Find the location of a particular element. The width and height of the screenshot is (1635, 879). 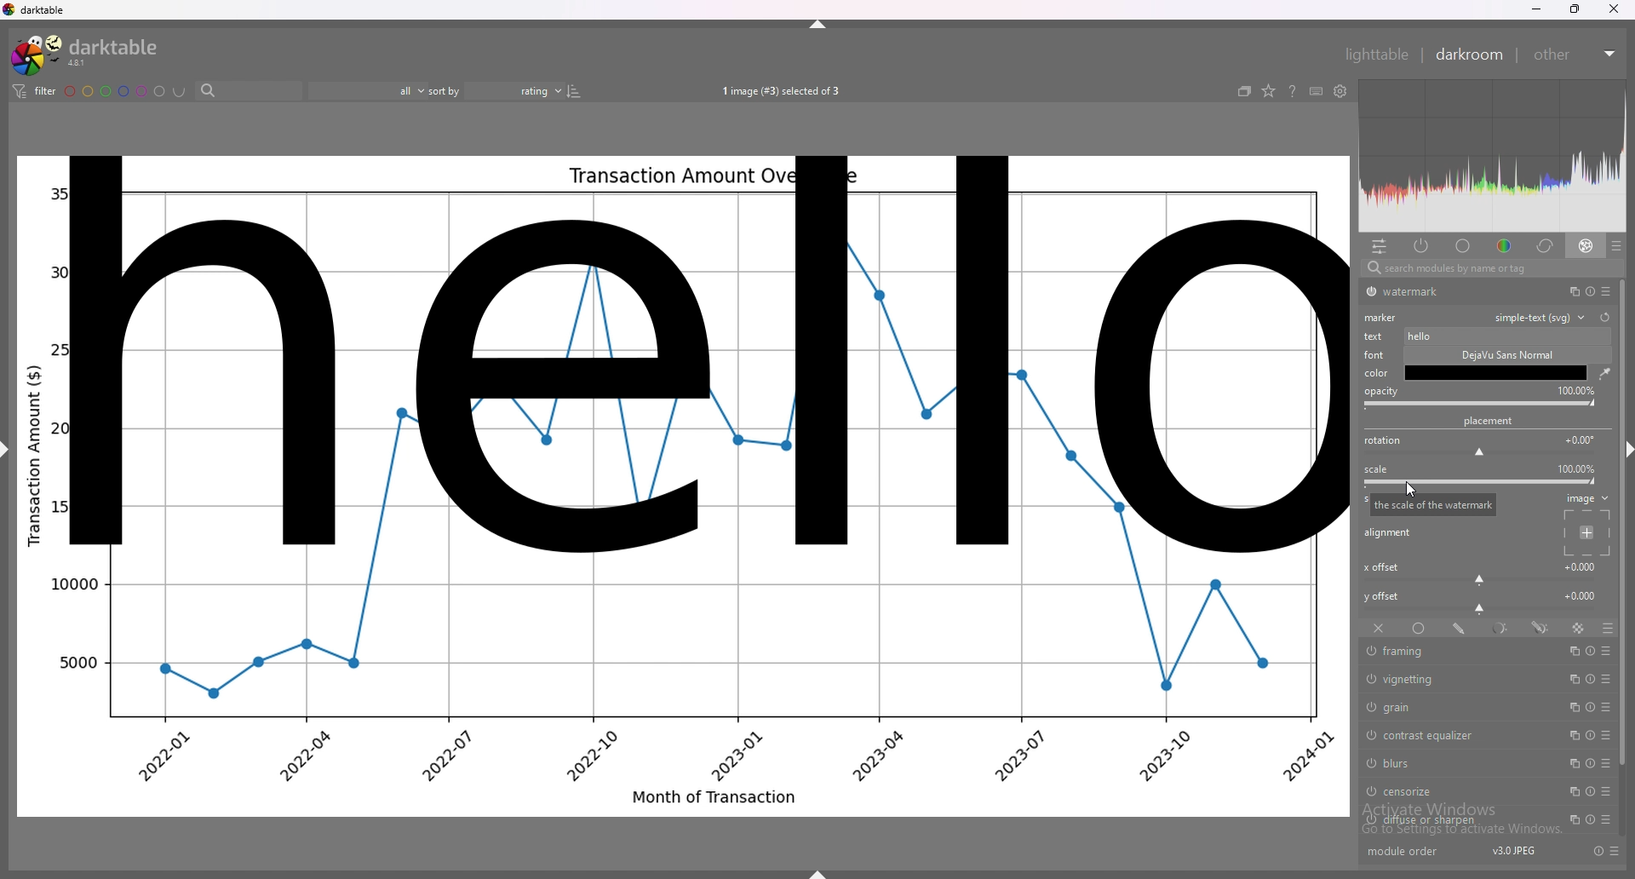

change type of overlays is located at coordinates (1270, 92).